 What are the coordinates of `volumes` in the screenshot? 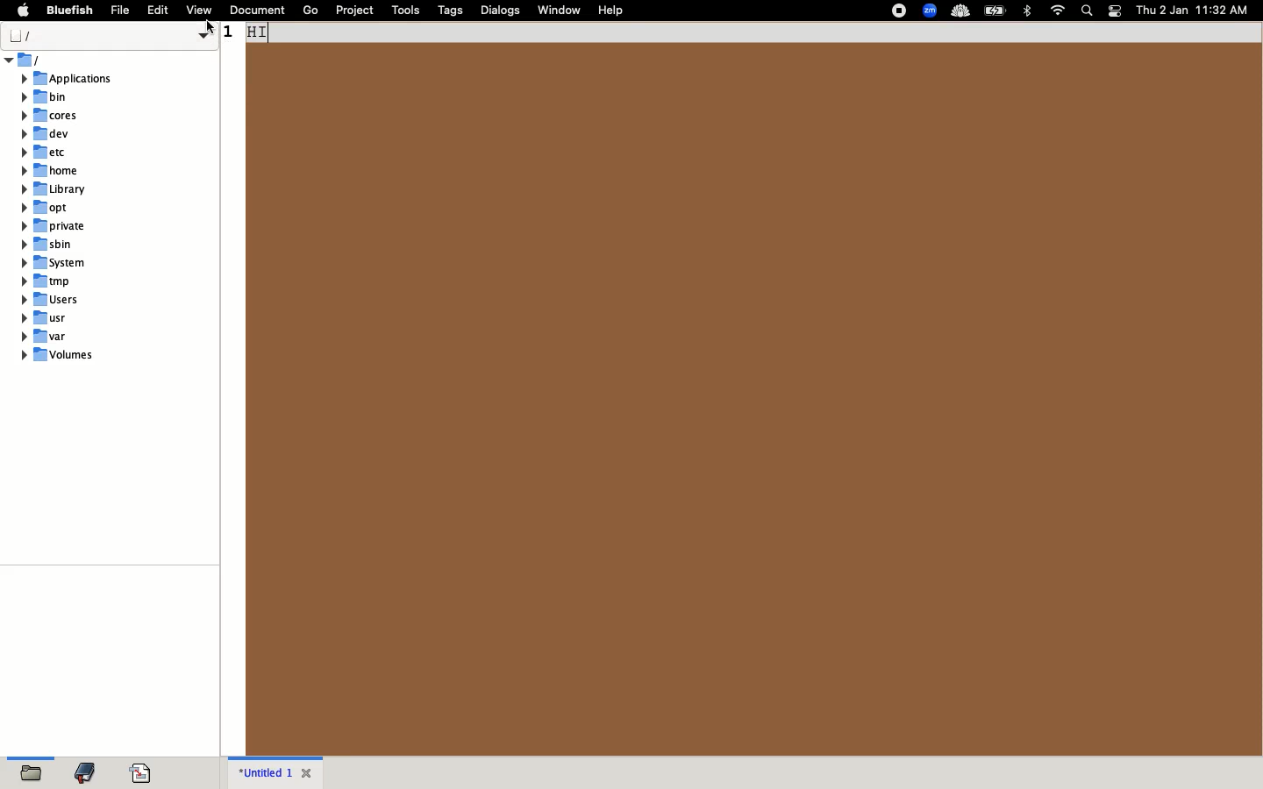 It's located at (61, 356).